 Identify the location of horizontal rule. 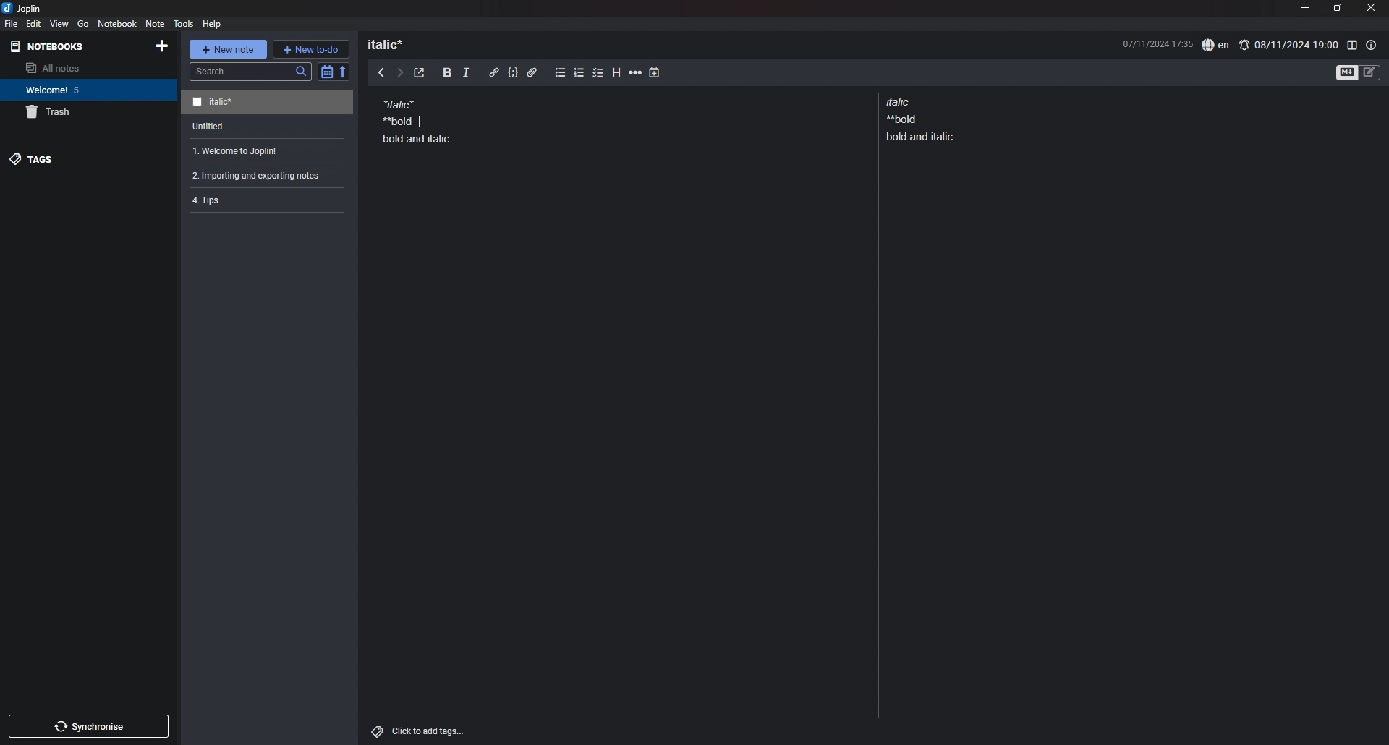
(635, 74).